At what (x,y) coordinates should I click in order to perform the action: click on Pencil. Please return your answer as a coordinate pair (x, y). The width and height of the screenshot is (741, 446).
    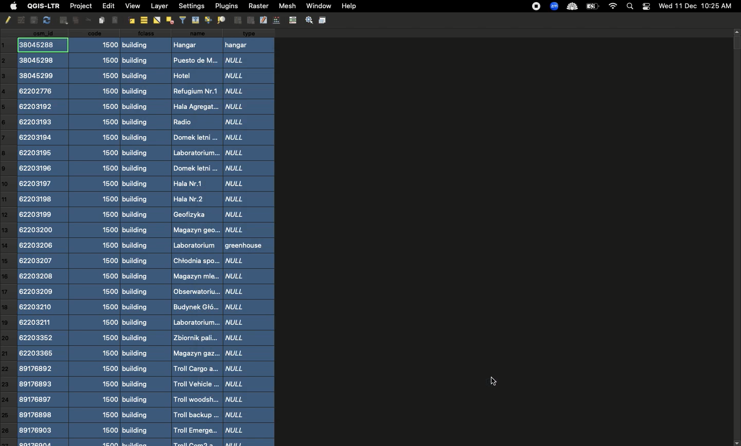
    Looking at the image, I should click on (7, 20).